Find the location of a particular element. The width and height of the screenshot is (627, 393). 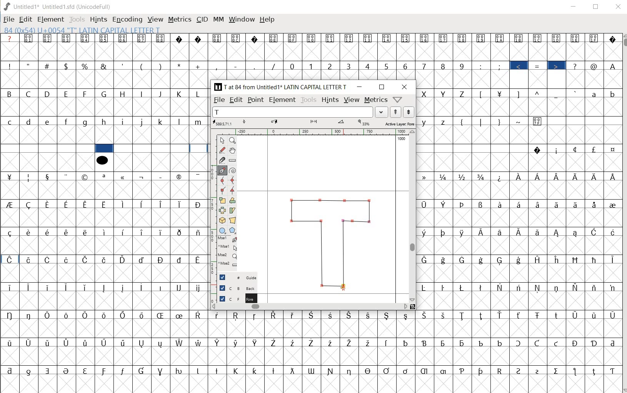

Symbol is located at coordinates (29, 343).